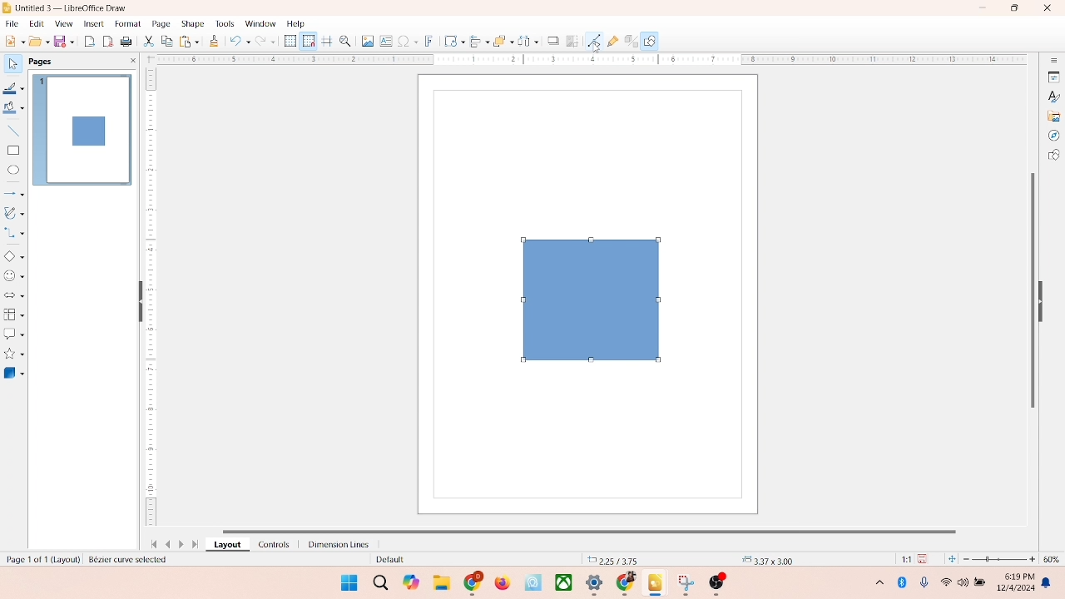 The height and width of the screenshot is (599, 1065). Describe the element at coordinates (130, 61) in the screenshot. I see `close` at that location.